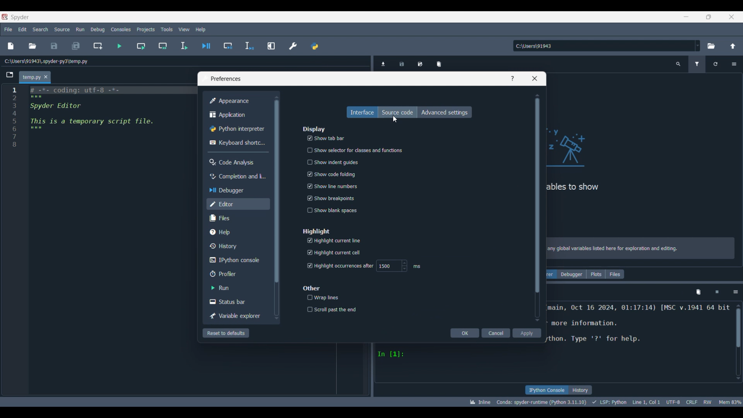 The height and width of the screenshot is (418, 743). Describe the element at coordinates (20, 17) in the screenshot. I see `Software name` at that location.